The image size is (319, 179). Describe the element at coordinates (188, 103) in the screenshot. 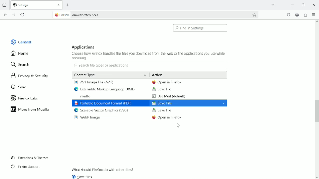

I see `save  File` at that location.